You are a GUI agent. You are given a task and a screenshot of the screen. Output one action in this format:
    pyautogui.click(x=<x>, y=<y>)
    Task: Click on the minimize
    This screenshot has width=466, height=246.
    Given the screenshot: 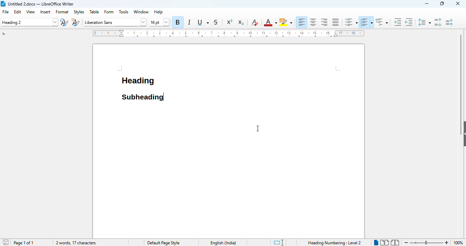 What is the action you would take?
    pyautogui.click(x=427, y=4)
    